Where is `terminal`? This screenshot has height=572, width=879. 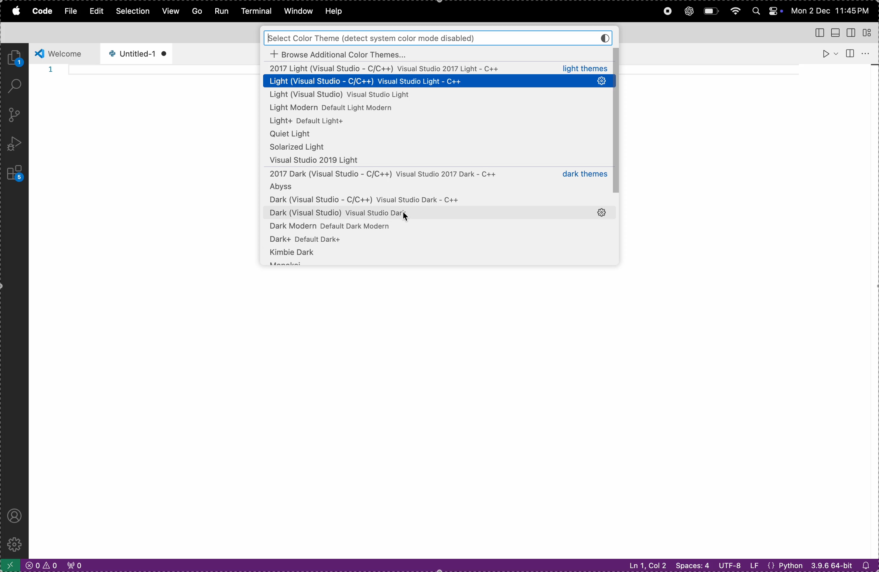
terminal is located at coordinates (256, 11).